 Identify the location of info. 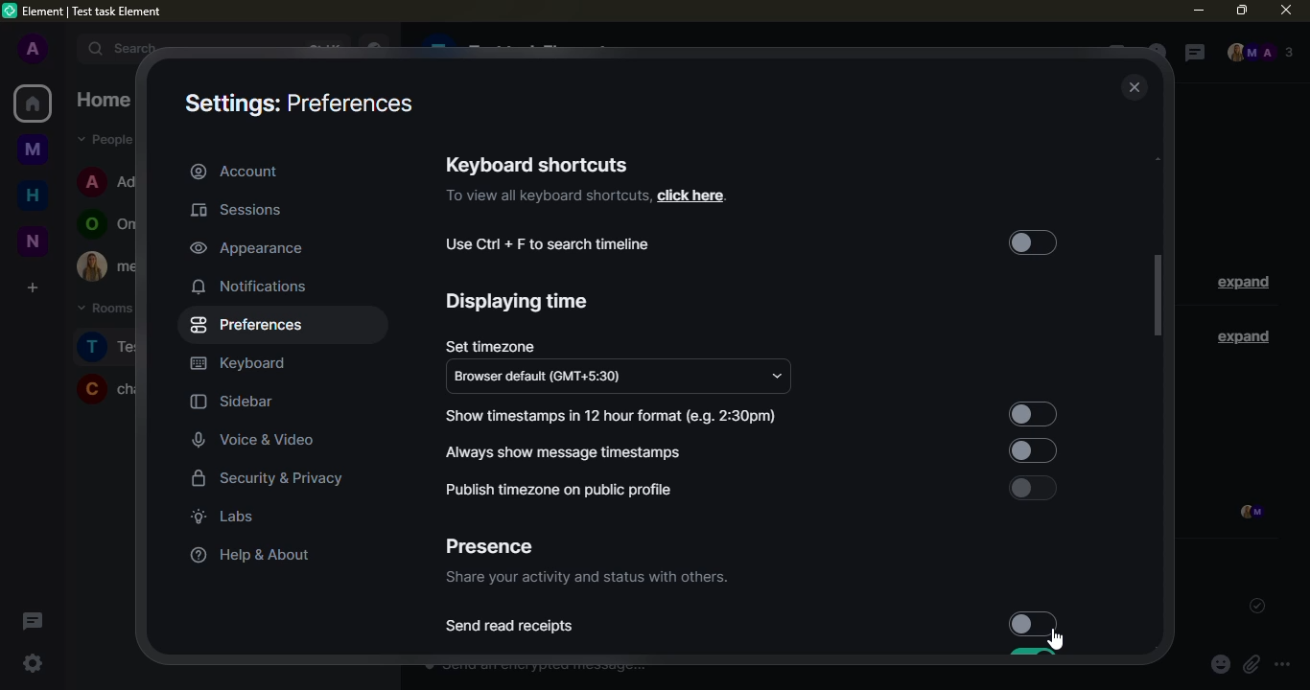
(547, 196).